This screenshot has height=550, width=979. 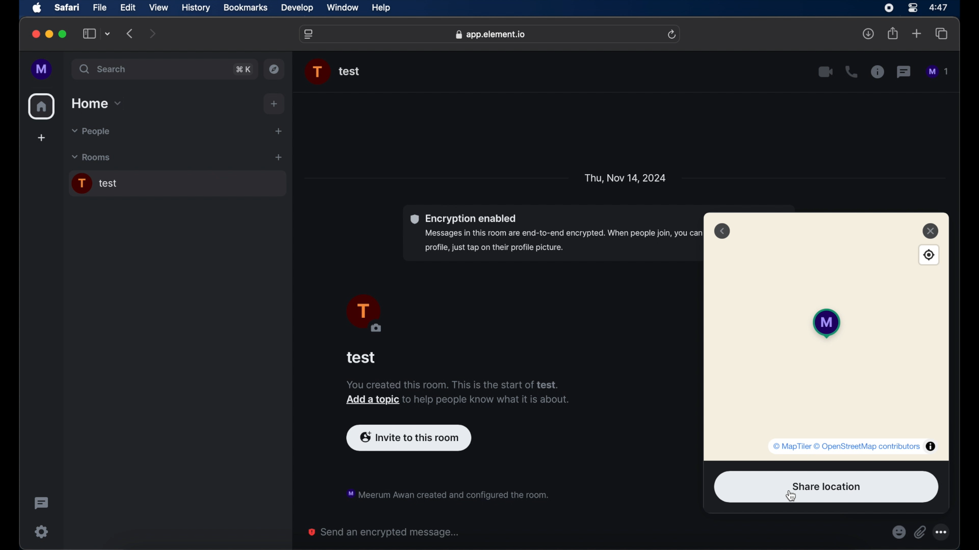 What do you see at coordinates (898, 532) in the screenshot?
I see `Emojis` at bounding box center [898, 532].